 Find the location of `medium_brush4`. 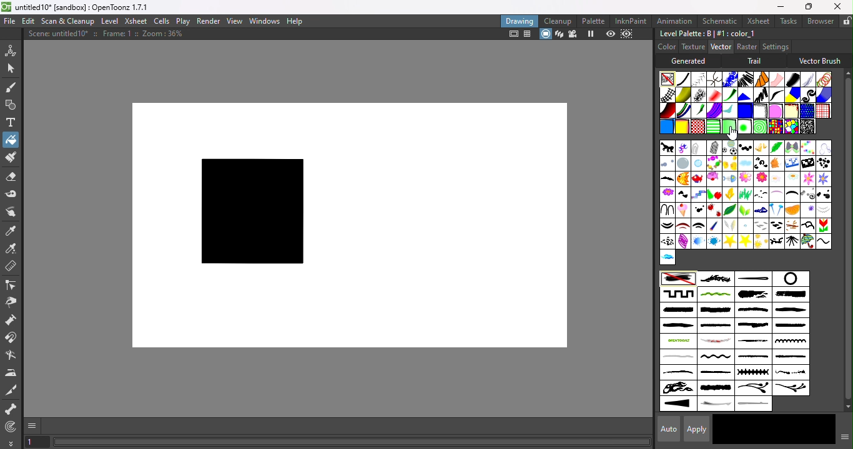

medium_brush4 is located at coordinates (716, 326).